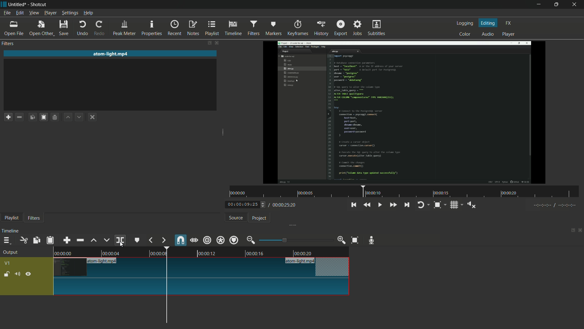 This screenshot has height=329, width=584. Describe the element at coordinates (101, 28) in the screenshot. I see `redo` at that location.